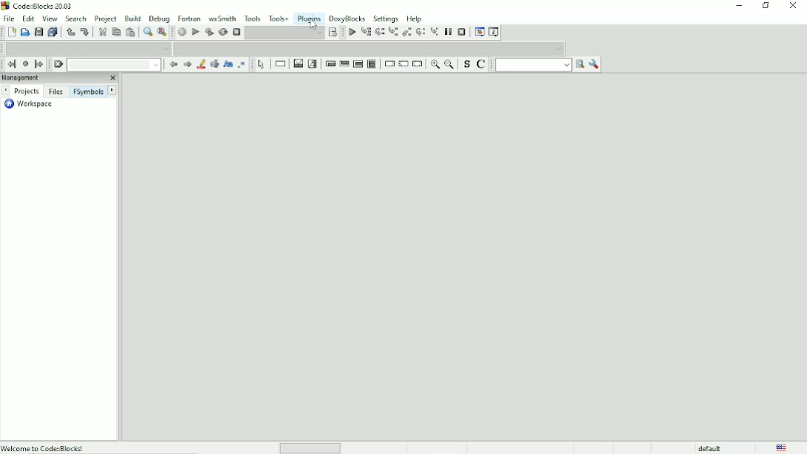 This screenshot has height=454, width=807. I want to click on Counting loop, so click(358, 64).